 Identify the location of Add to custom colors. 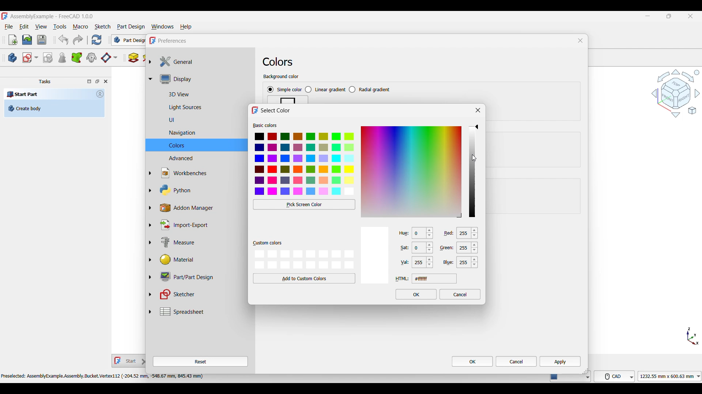
(304, 278).